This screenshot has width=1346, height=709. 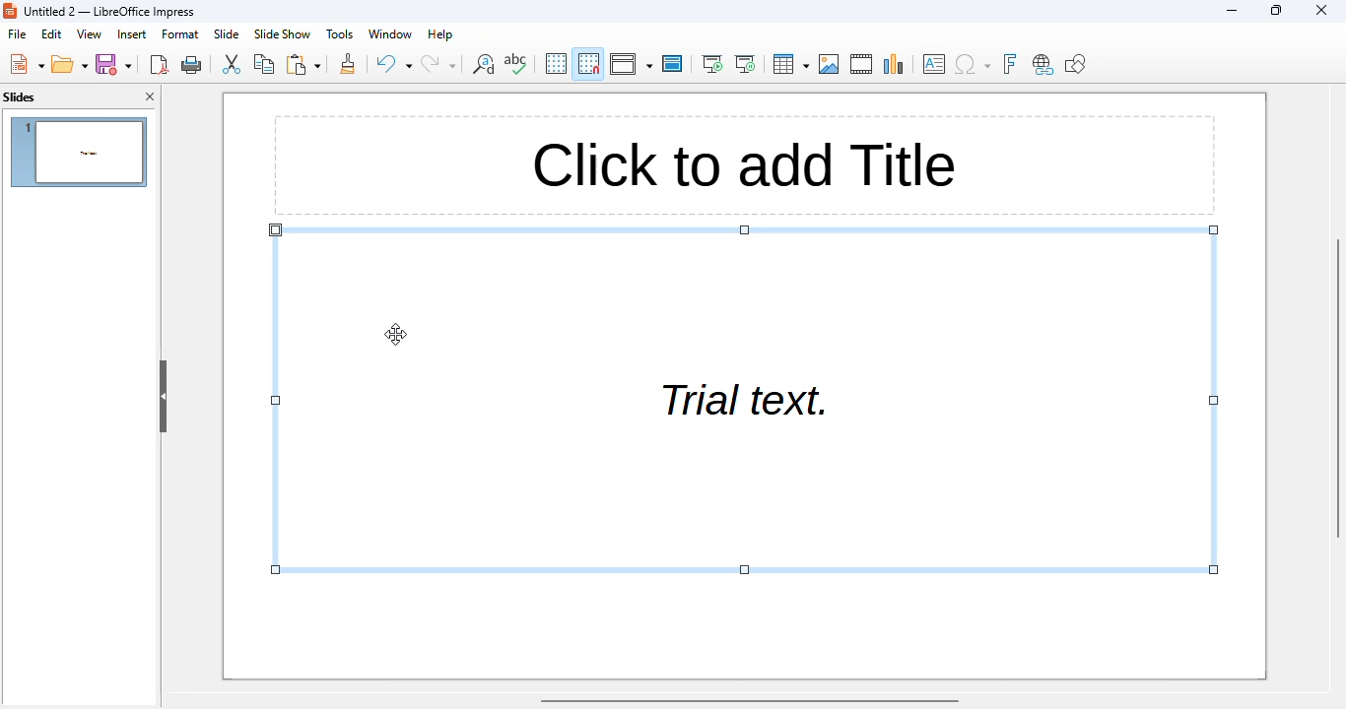 What do you see at coordinates (303, 64) in the screenshot?
I see `paste` at bounding box center [303, 64].